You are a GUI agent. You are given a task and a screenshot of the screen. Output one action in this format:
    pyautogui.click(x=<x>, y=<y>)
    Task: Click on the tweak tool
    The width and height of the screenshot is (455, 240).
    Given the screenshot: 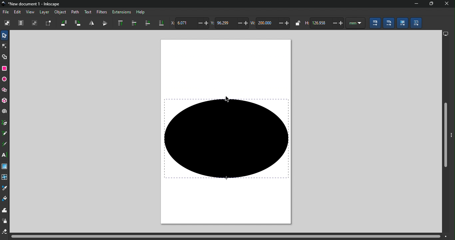 What is the action you would take?
    pyautogui.click(x=5, y=209)
    